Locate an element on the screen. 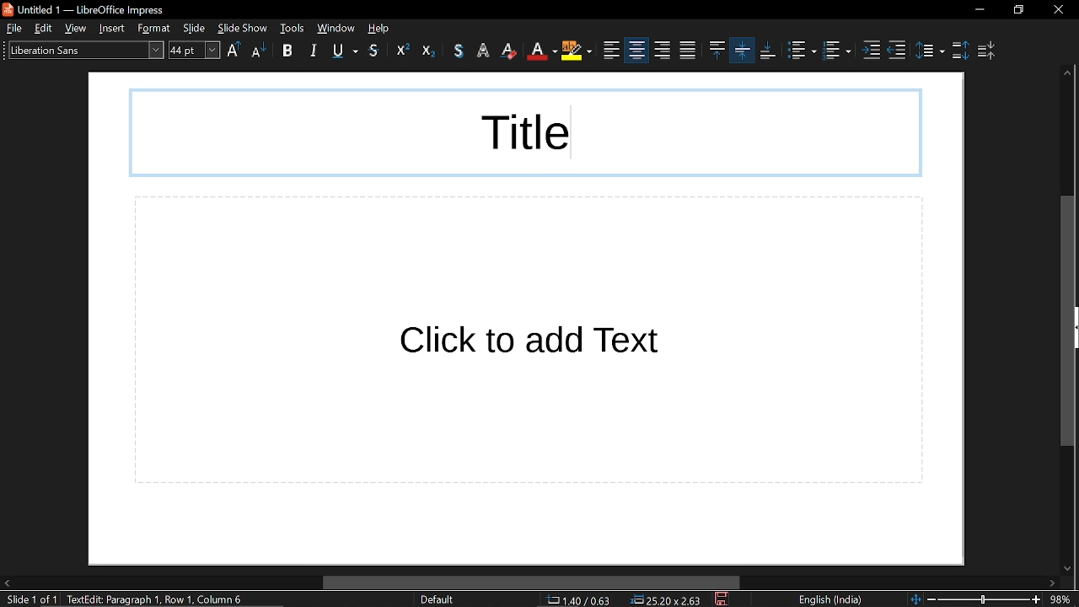 This screenshot has height=607, width=1079. format is located at coordinates (157, 29).